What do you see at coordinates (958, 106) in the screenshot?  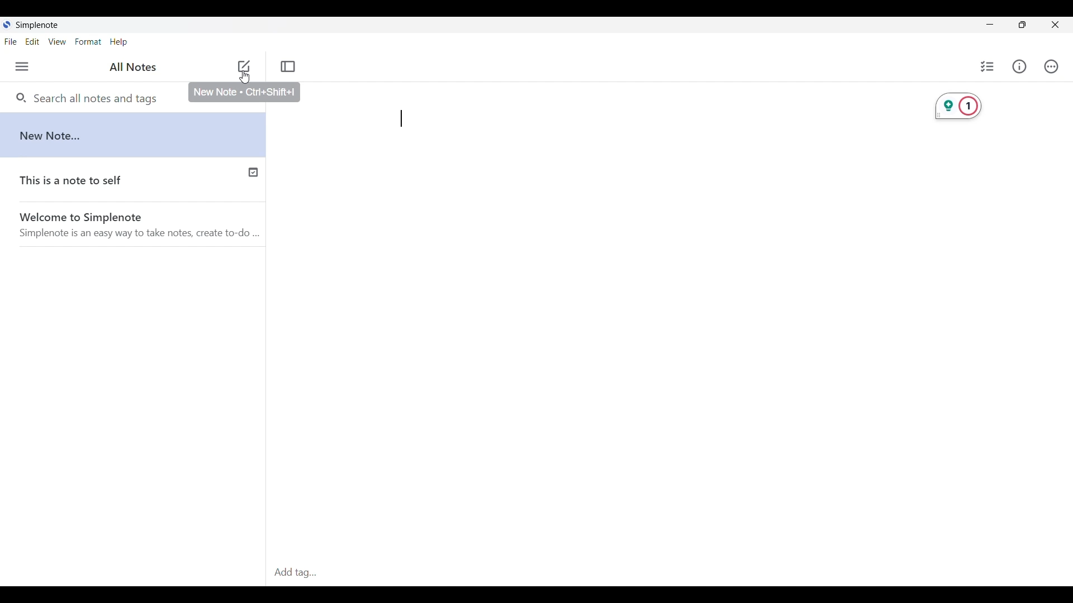 I see `Grammarly extension for current note` at bounding box center [958, 106].